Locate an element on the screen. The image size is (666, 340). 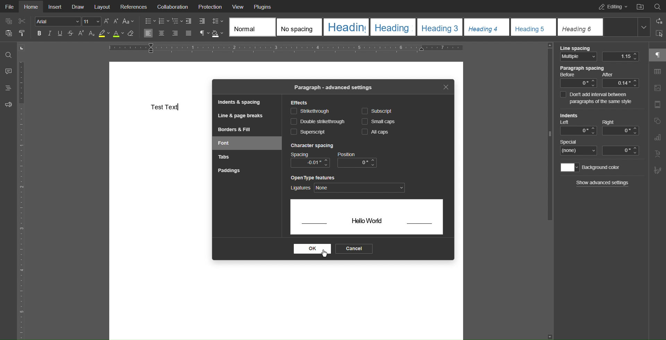
Protection is located at coordinates (211, 6).